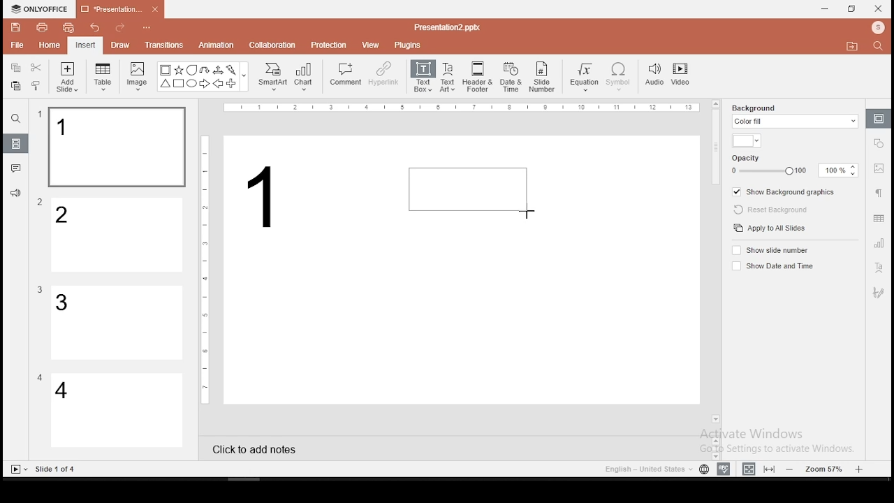 The height and width of the screenshot is (503, 894). What do you see at coordinates (878, 243) in the screenshot?
I see `chart settings` at bounding box center [878, 243].